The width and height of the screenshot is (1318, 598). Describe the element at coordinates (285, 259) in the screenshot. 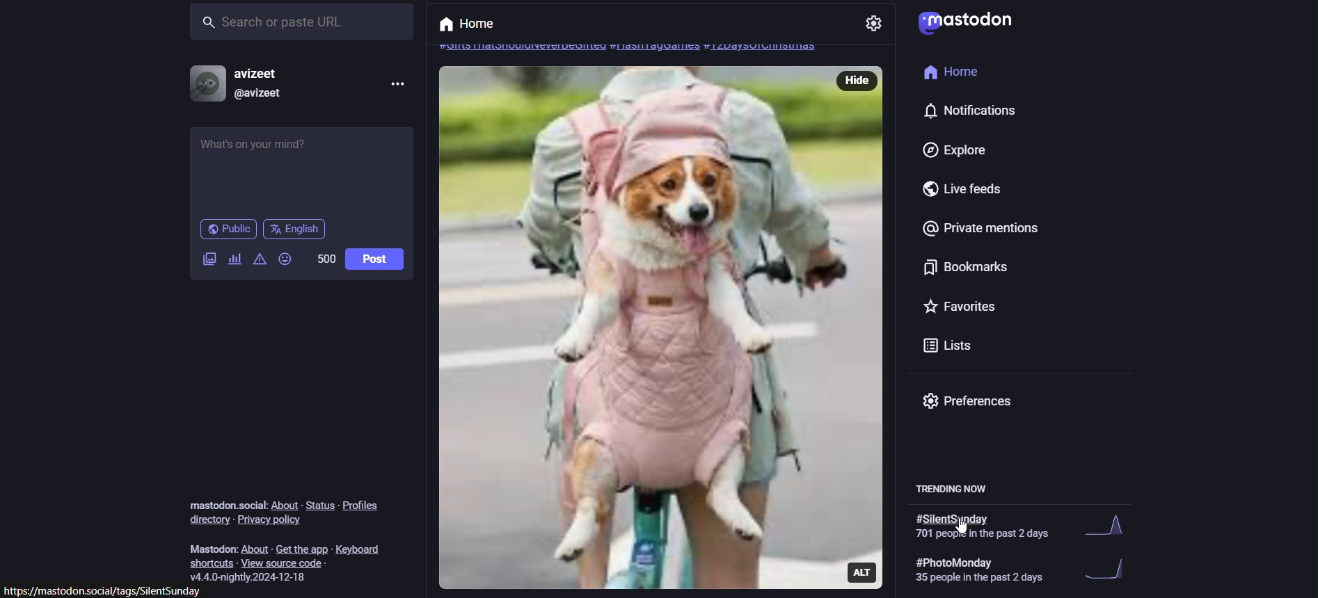

I see `add emojis` at that location.